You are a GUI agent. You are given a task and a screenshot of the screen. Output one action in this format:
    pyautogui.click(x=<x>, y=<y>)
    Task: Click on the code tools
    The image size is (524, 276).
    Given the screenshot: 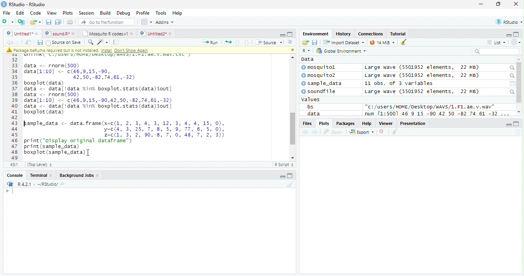 What is the action you would take?
    pyautogui.click(x=103, y=42)
    